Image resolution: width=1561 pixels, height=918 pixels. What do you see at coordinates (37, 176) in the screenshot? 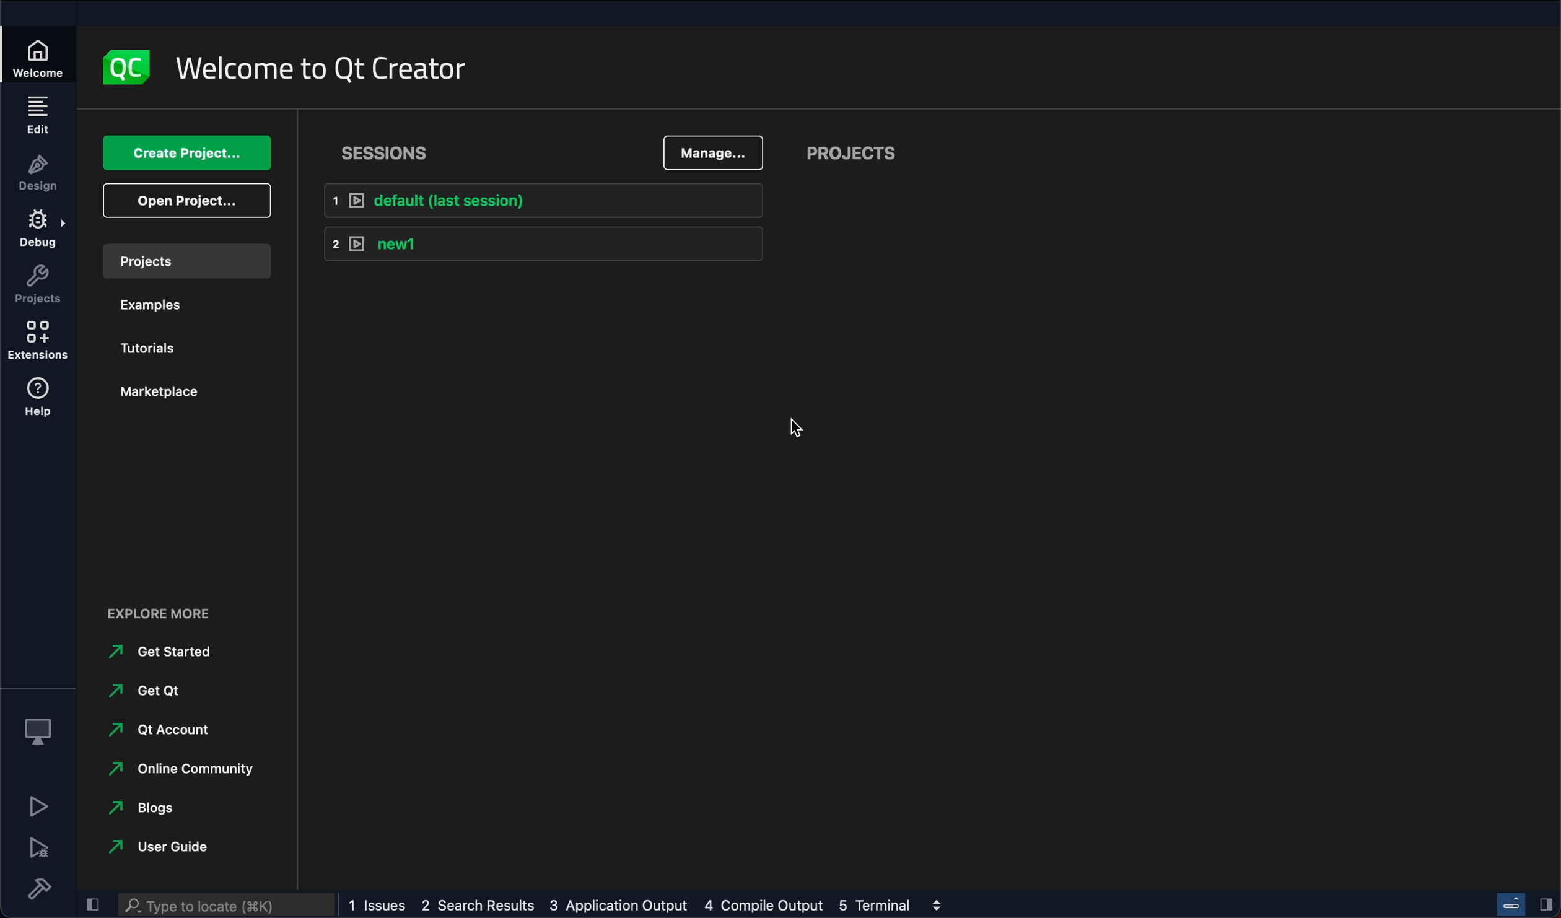
I see `design` at bounding box center [37, 176].